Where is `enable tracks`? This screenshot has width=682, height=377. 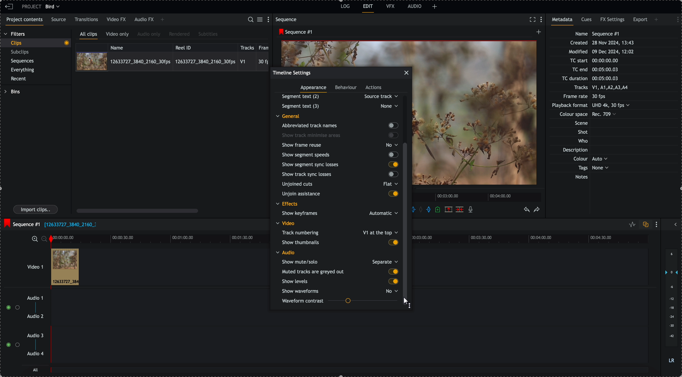
enable tracks is located at coordinates (11, 326).